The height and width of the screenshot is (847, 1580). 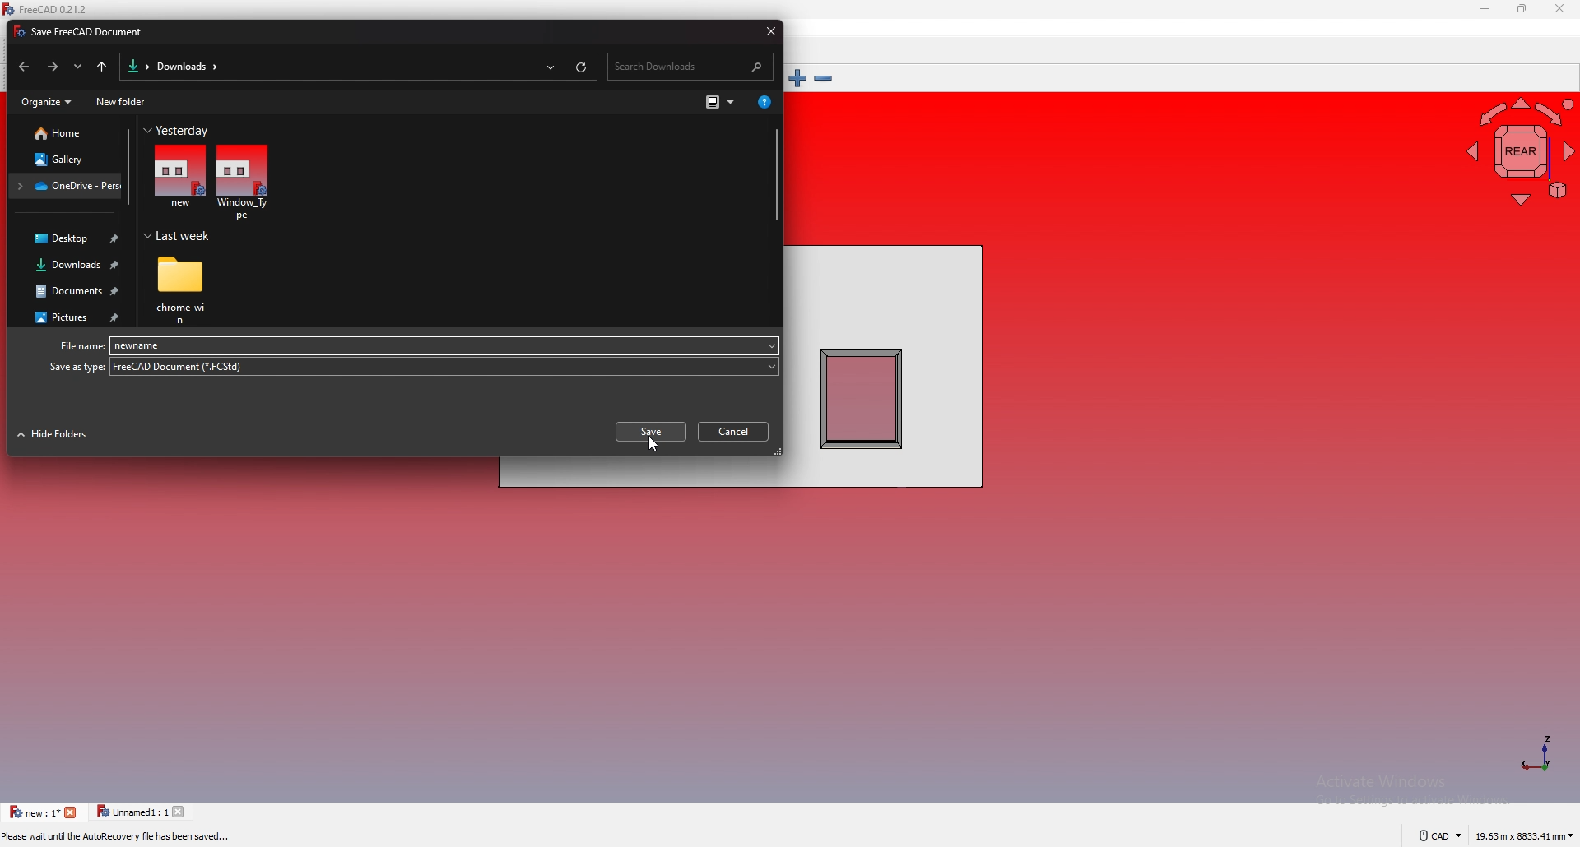 I want to click on file name, so click(x=445, y=345).